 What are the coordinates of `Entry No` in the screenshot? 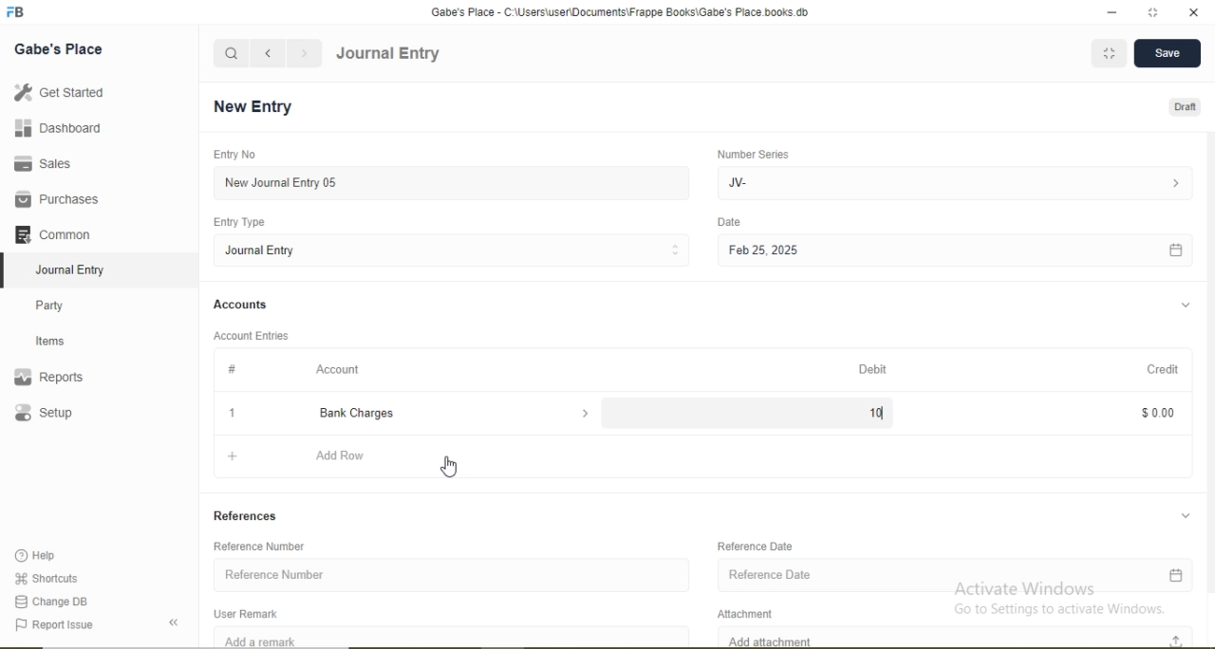 It's located at (232, 154).